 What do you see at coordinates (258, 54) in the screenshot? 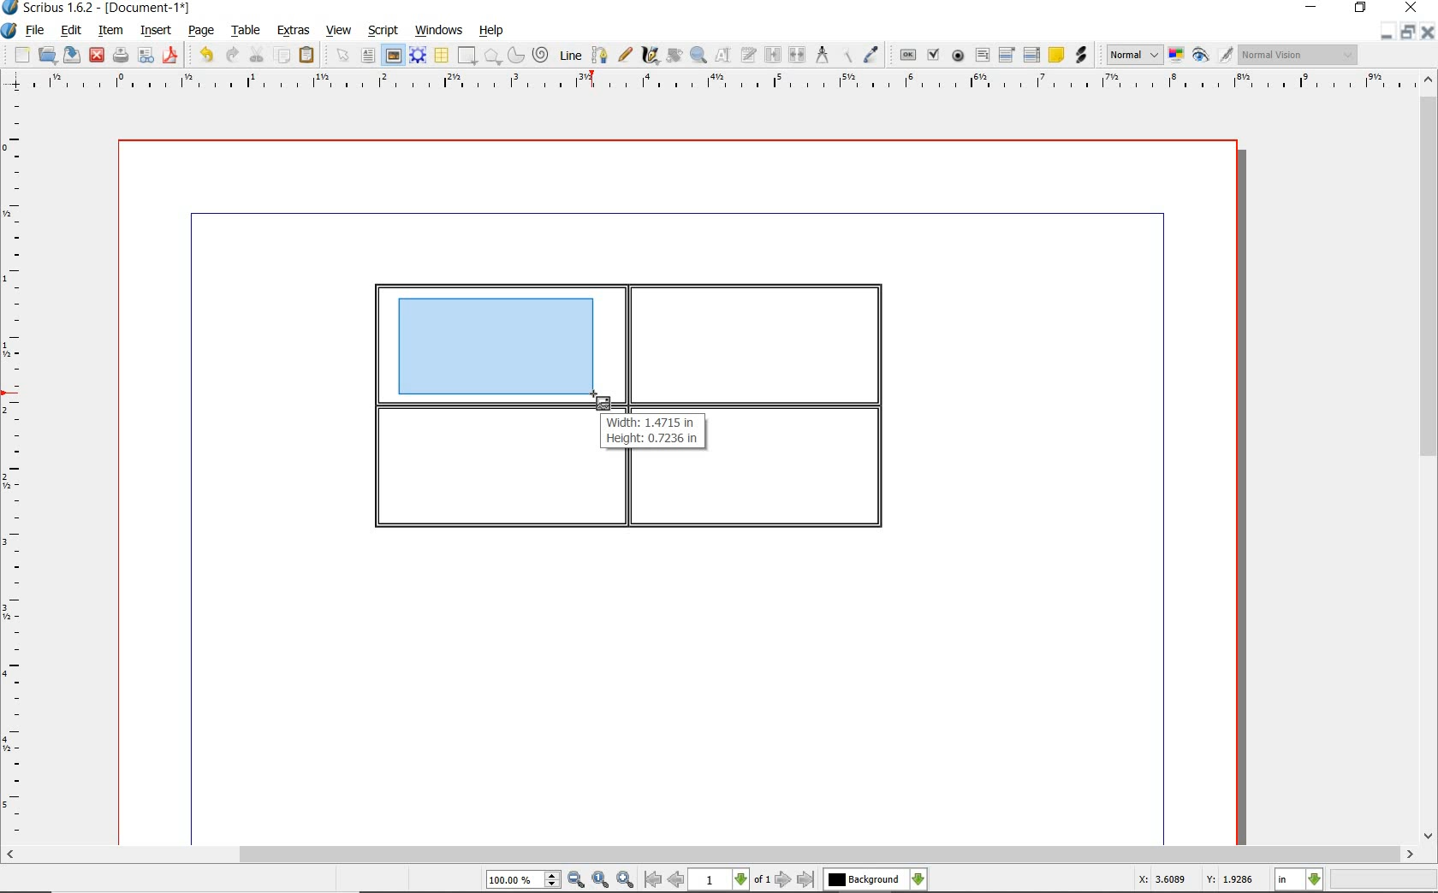
I see `cut` at bounding box center [258, 54].